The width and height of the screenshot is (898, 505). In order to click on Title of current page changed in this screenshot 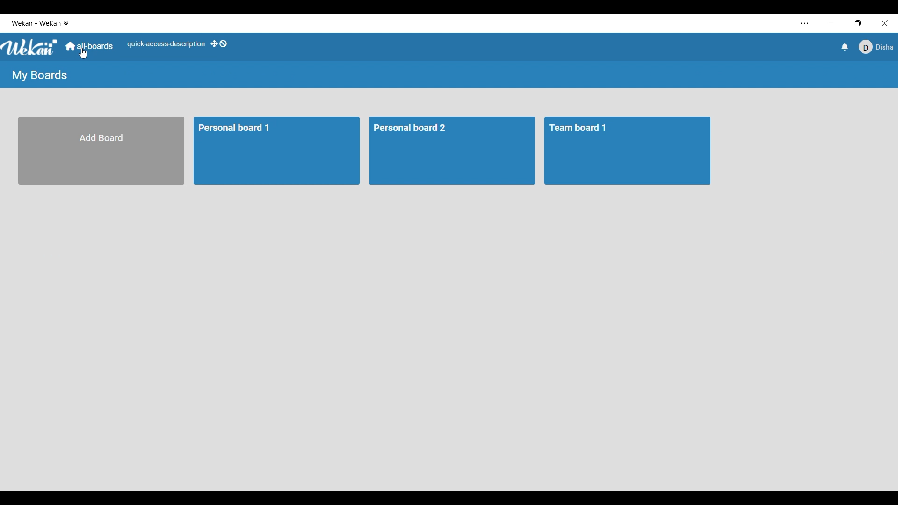, I will do `click(39, 75)`.